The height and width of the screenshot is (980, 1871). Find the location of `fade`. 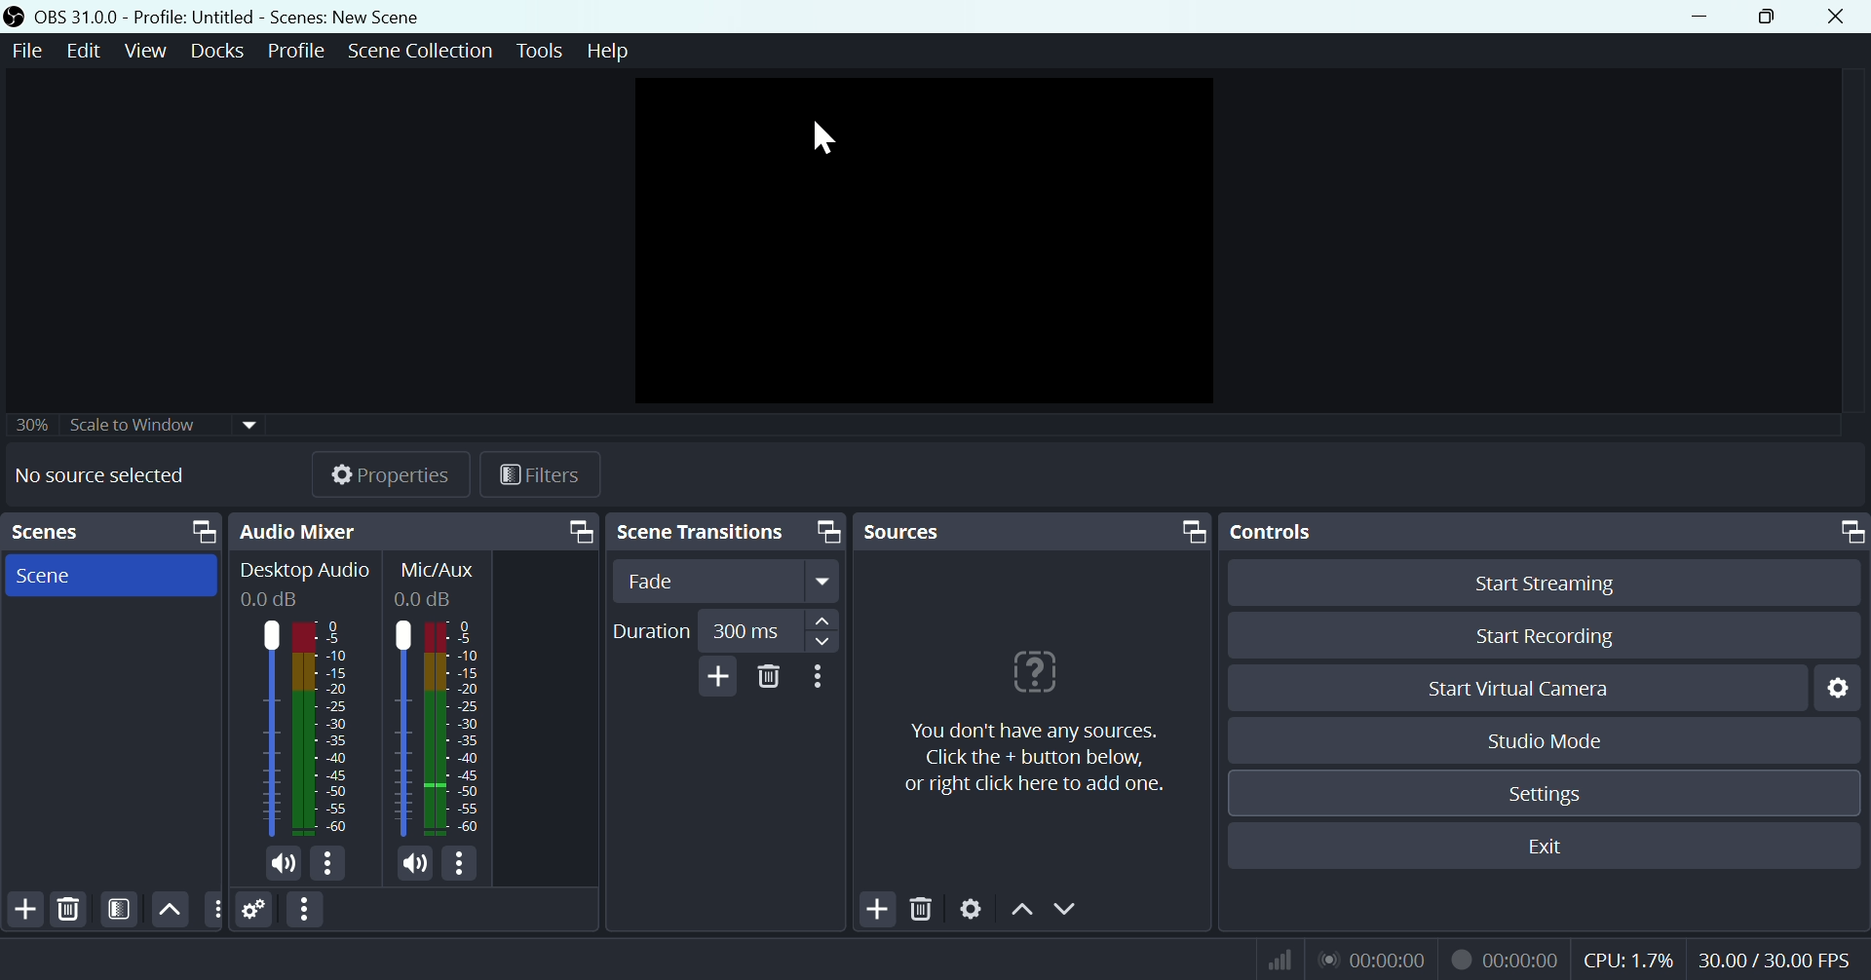

fade is located at coordinates (734, 580).